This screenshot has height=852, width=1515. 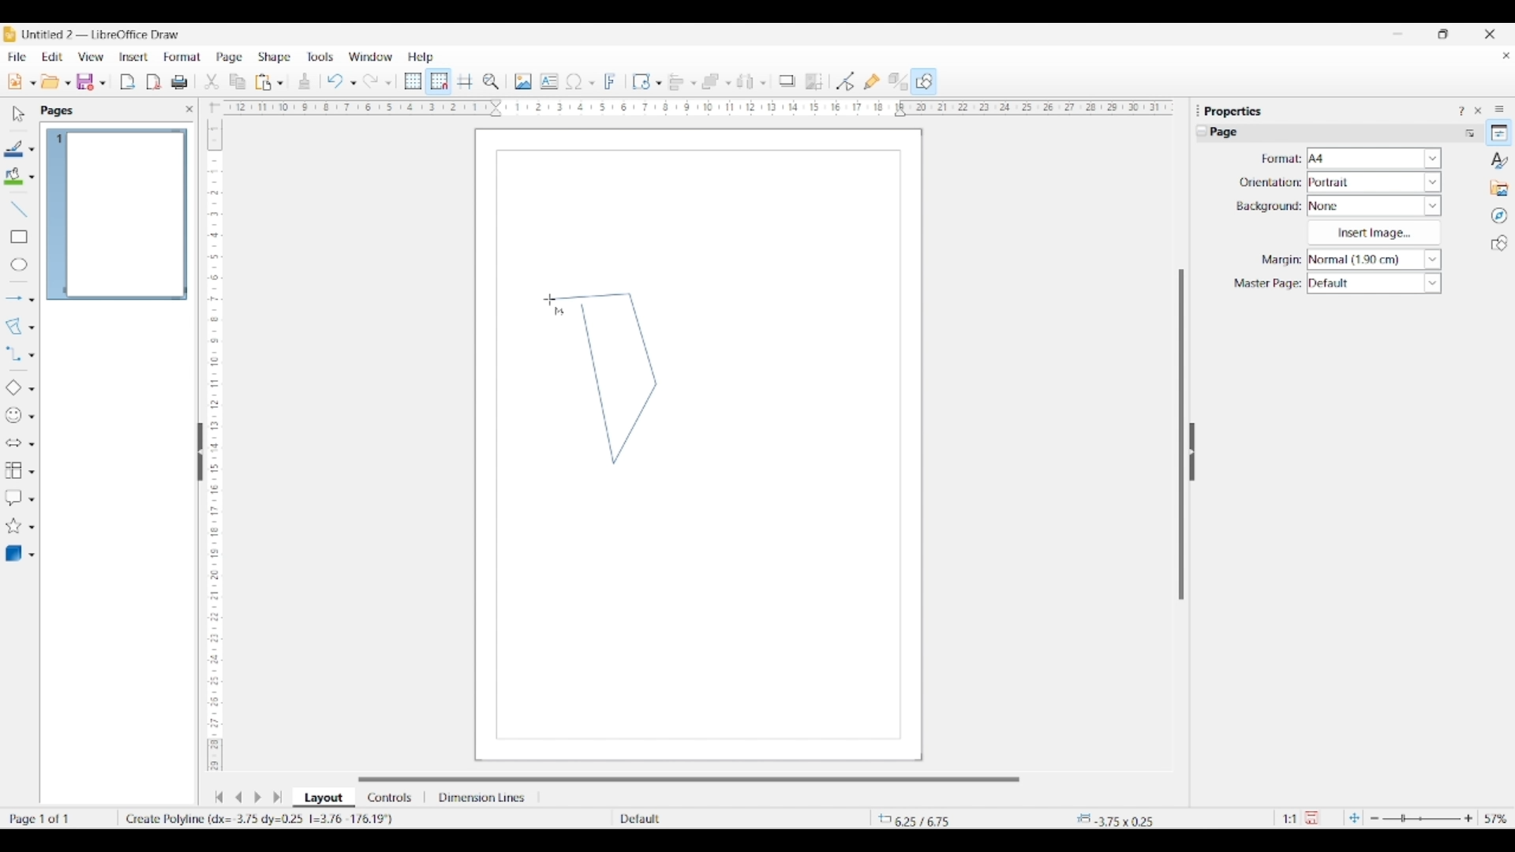 What do you see at coordinates (1231, 134) in the screenshot?
I see `Current settings title - Page` at bounding box center [1231, 134].